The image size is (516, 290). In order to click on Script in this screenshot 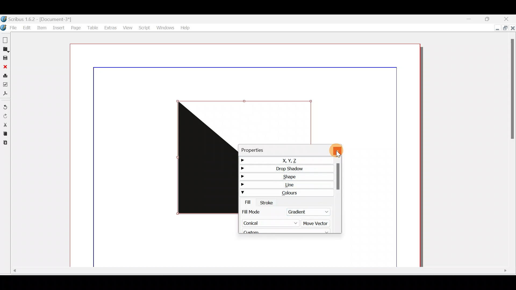, I will do `click(144, 28)`.